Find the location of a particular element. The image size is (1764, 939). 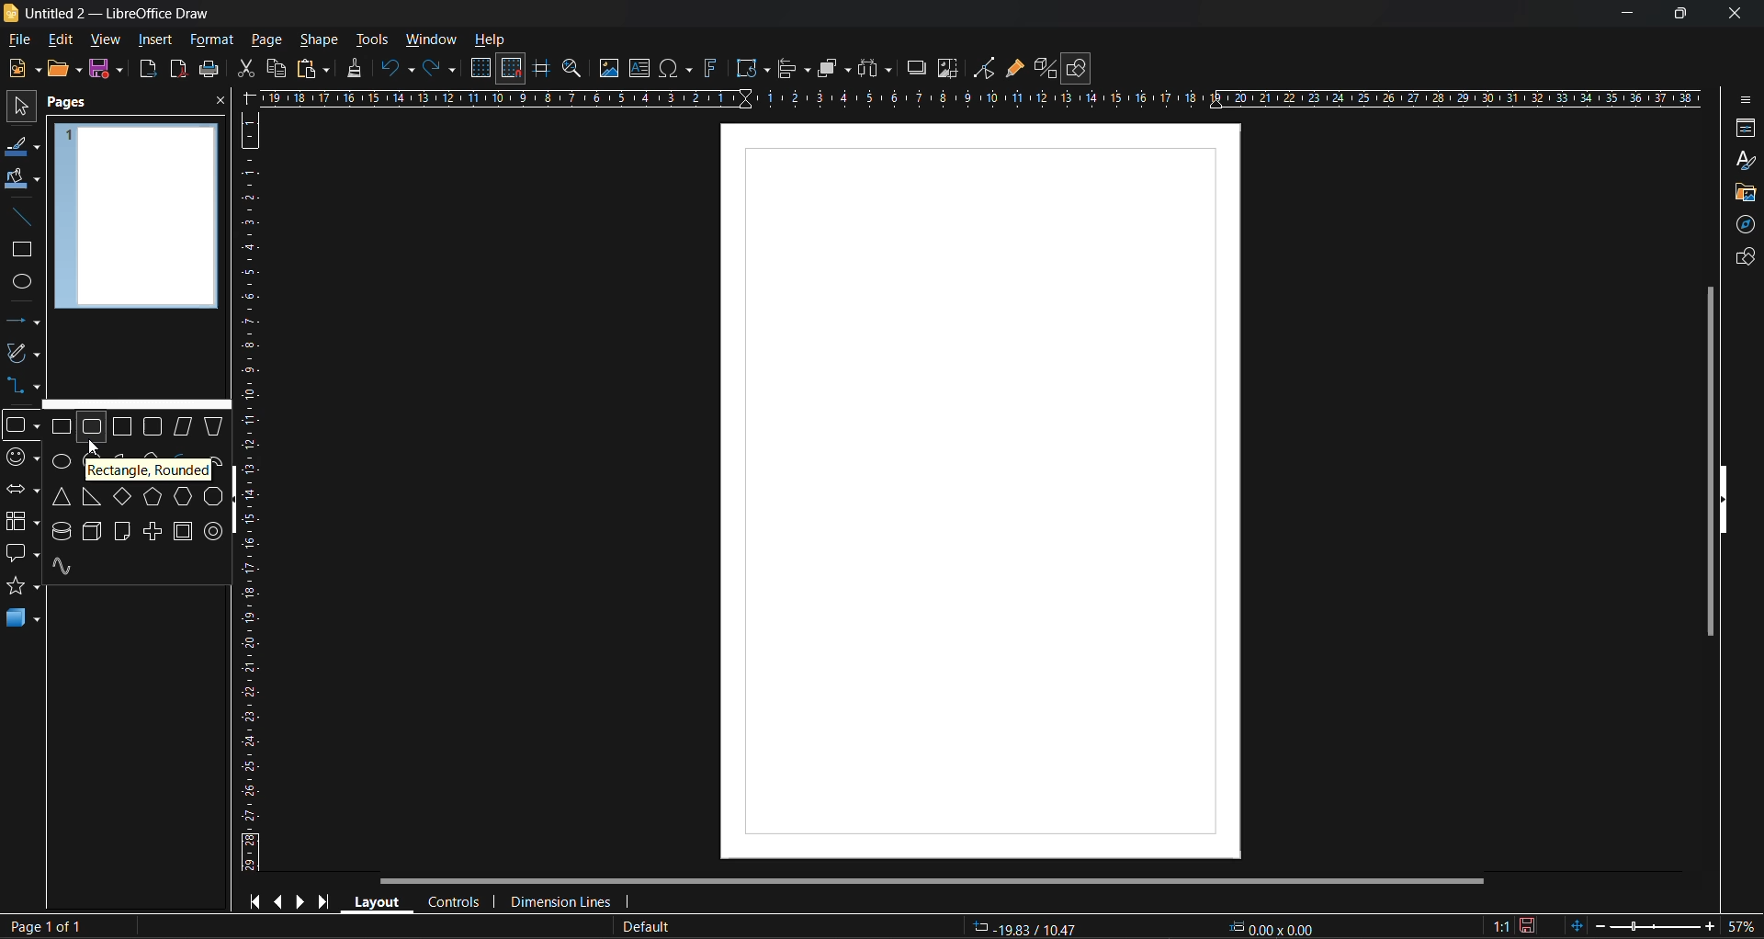

hide is located at coordinates (235, 504).